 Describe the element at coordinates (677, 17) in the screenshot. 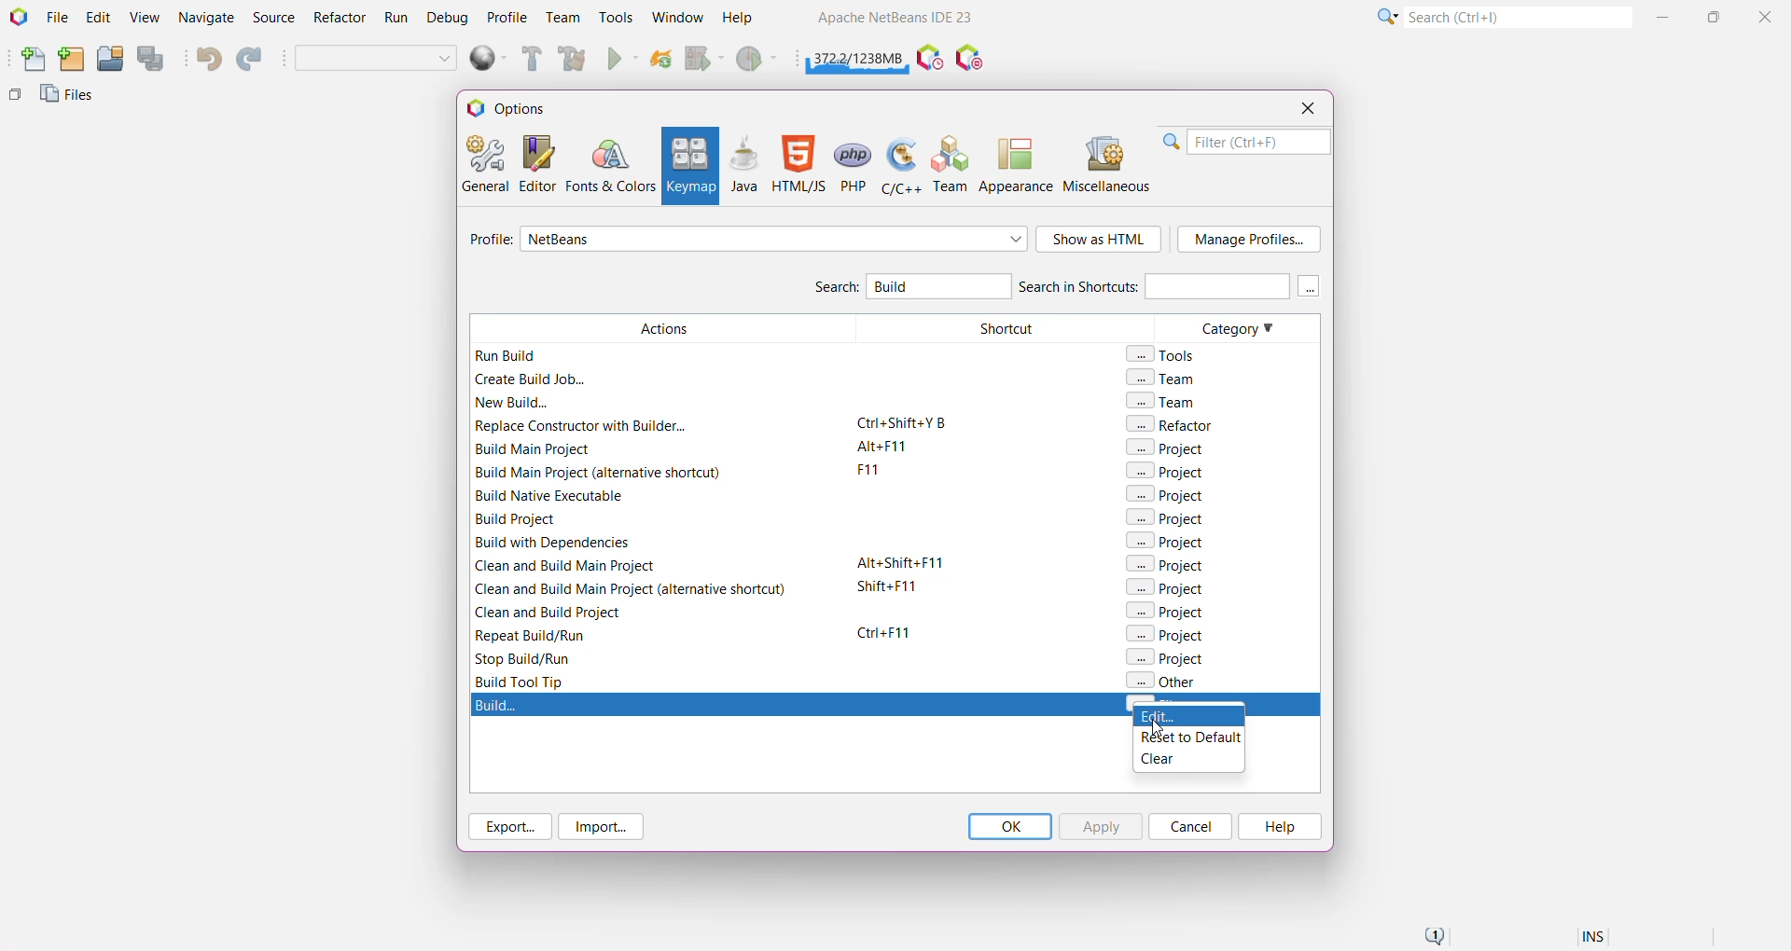

I see `Window` at that location.